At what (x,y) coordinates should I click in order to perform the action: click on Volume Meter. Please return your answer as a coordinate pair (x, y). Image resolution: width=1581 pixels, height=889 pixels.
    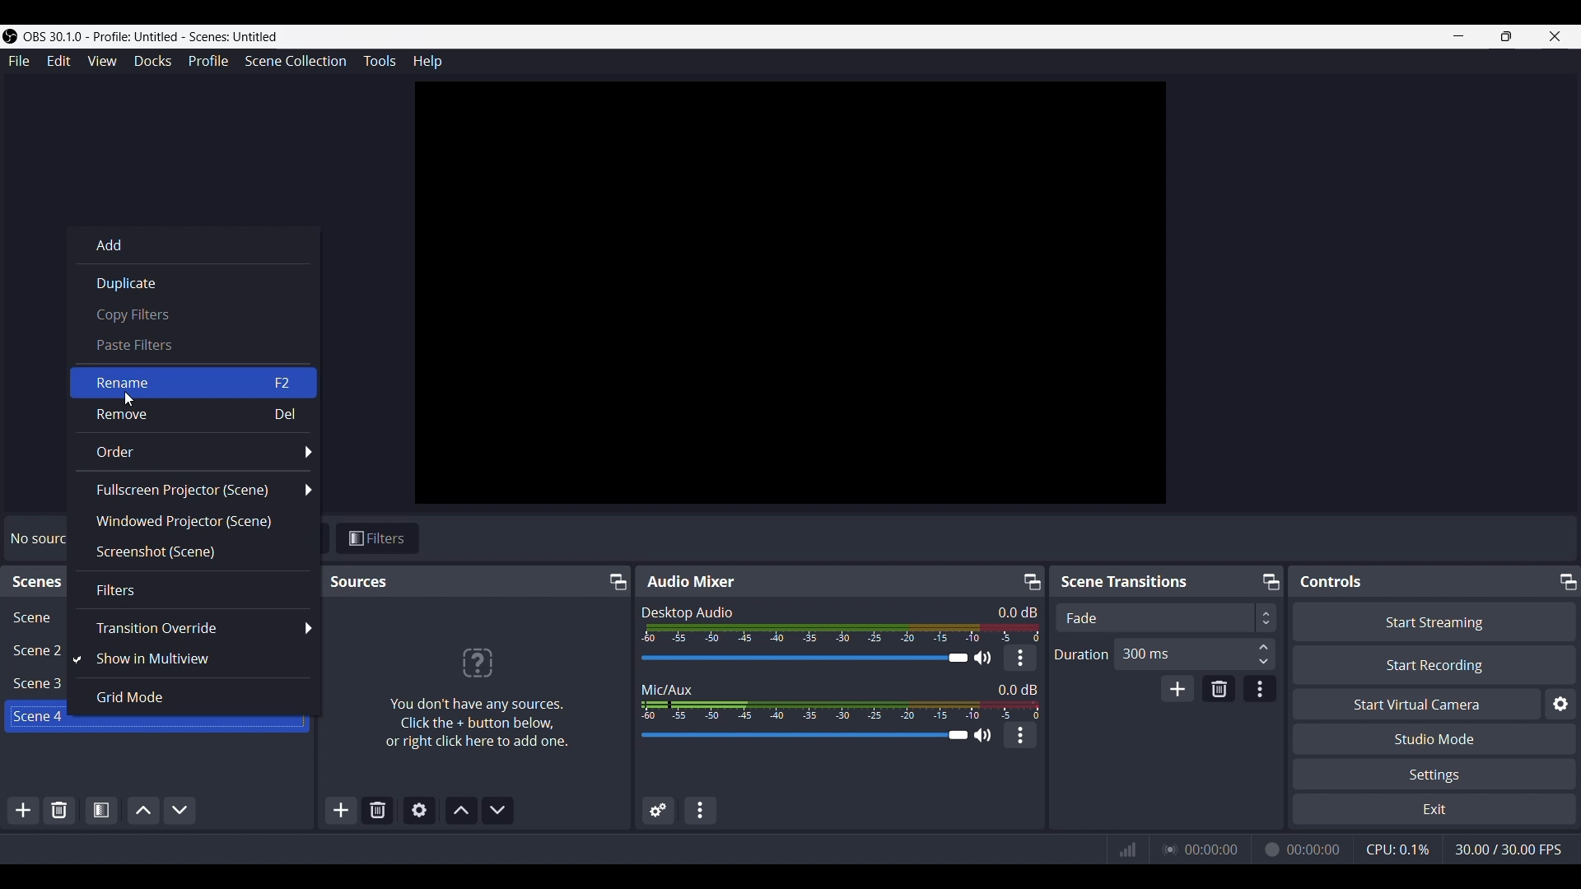
    Looking at the image, I should click on (843, 633).